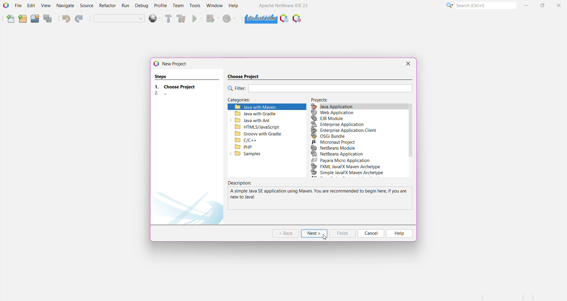 The height and width of the screenshot is (301, 567). Describe the element at coordinates (351, 99) in the screenshot. I see `Projects` at that location.